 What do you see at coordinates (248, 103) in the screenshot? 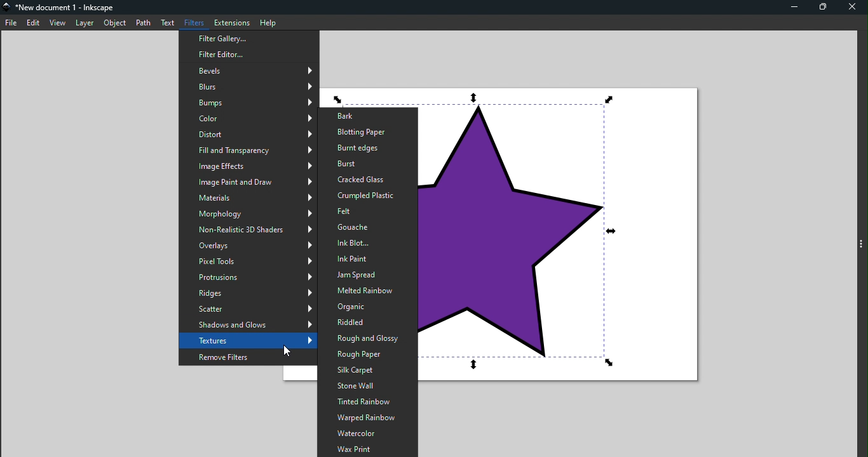
I see `Bumps` at bounding box center [248, 103].